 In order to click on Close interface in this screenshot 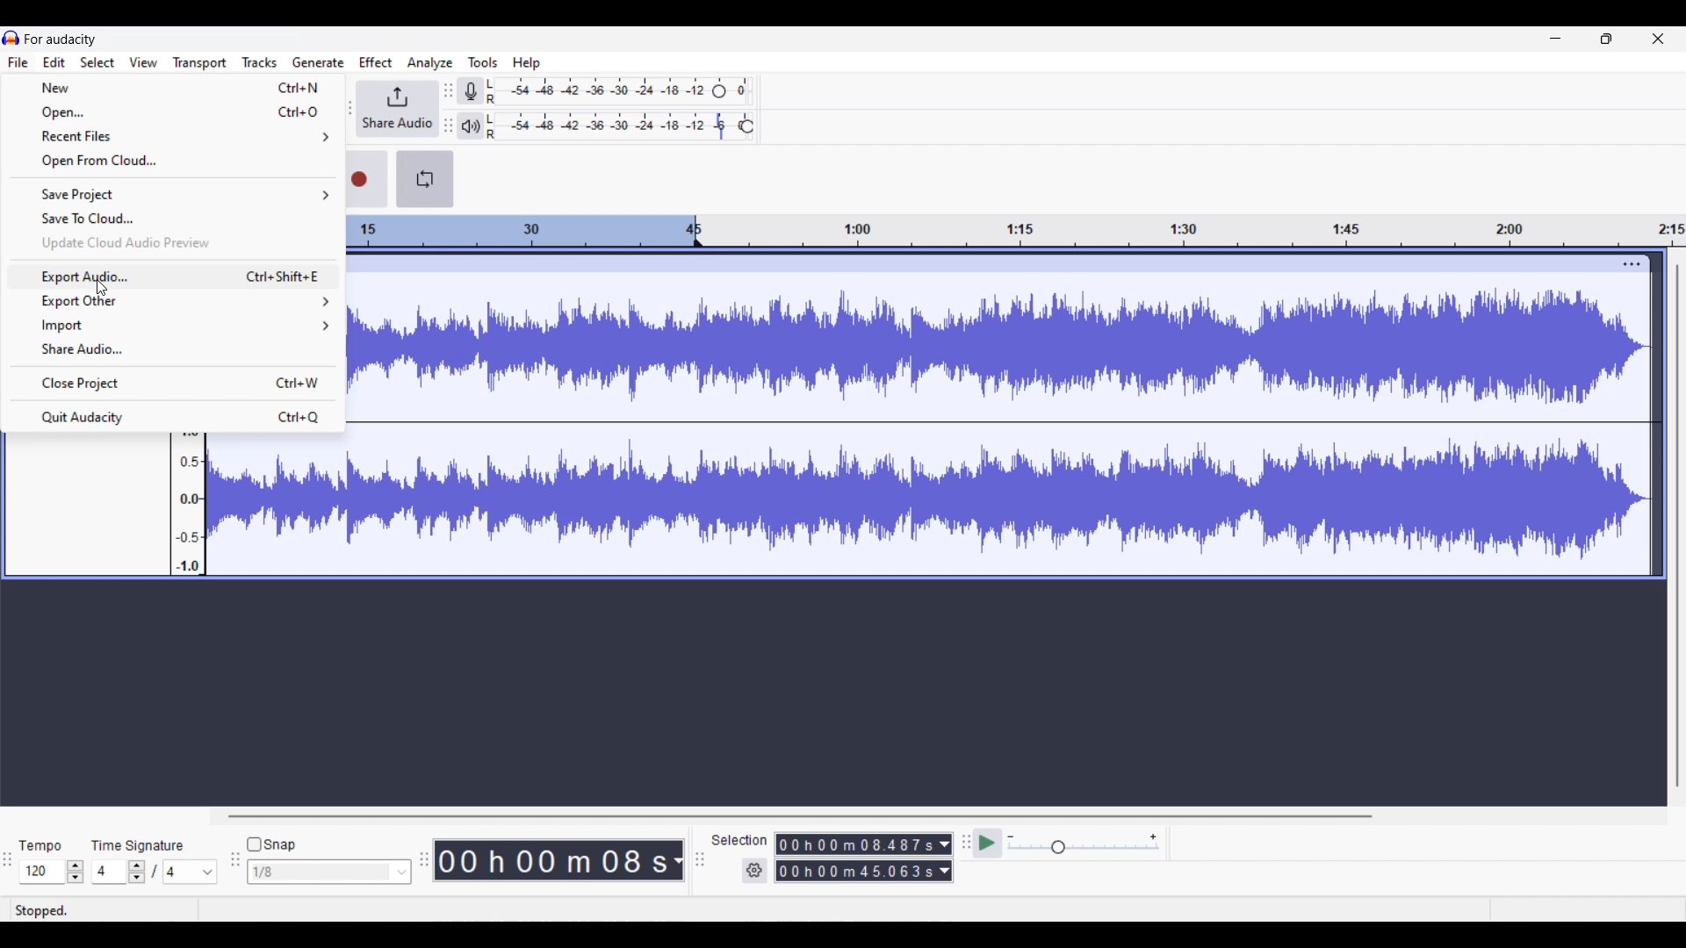, I will do `click(1658, 39)`.